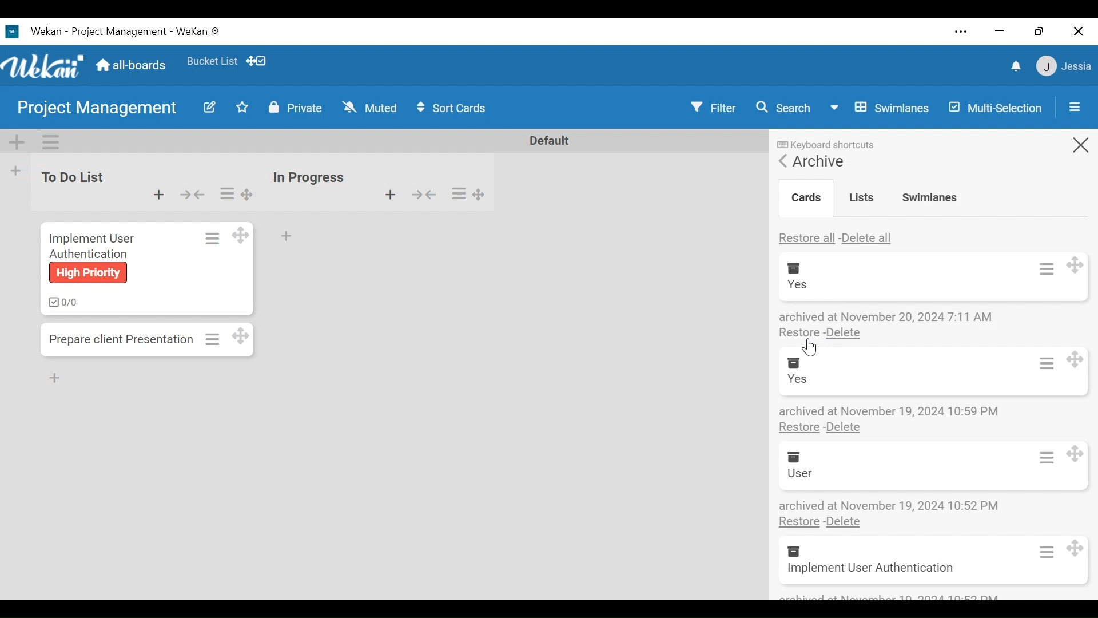 This screenshot has height=618, width=1098. Describe the element at coordinates (45, 67) in the screenshot. I see `wekan logo` at that location.